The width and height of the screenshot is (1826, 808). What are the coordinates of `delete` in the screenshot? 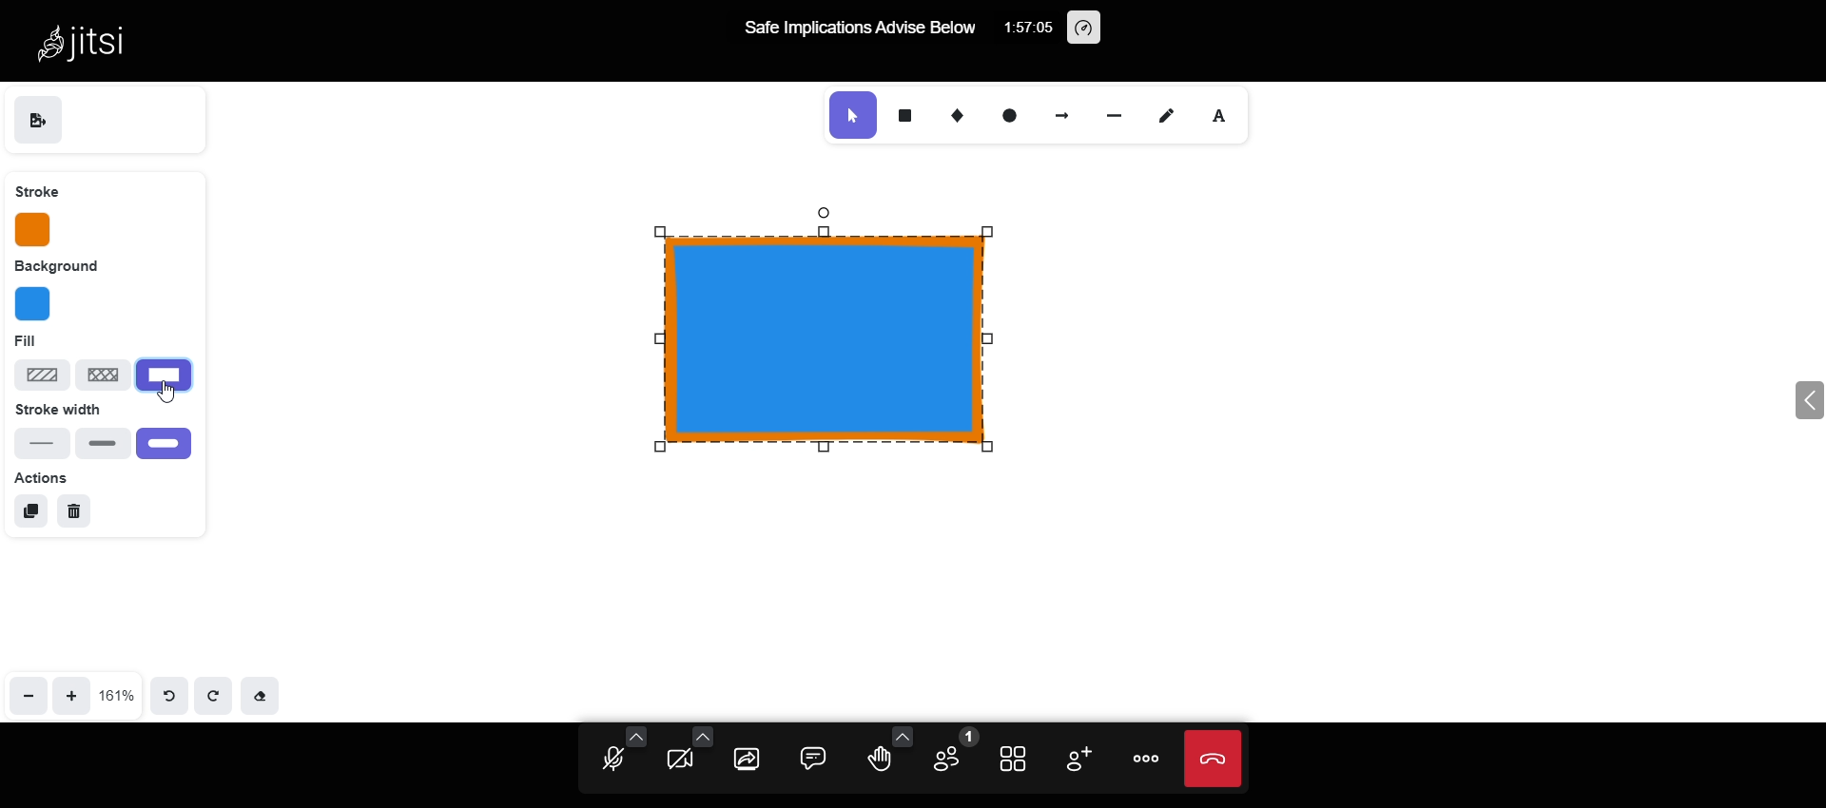 It's located at (83, 511).